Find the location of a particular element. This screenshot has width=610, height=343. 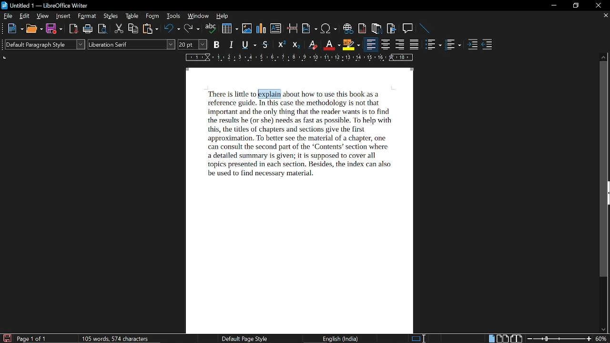

help is located at coordinates (221, 16).